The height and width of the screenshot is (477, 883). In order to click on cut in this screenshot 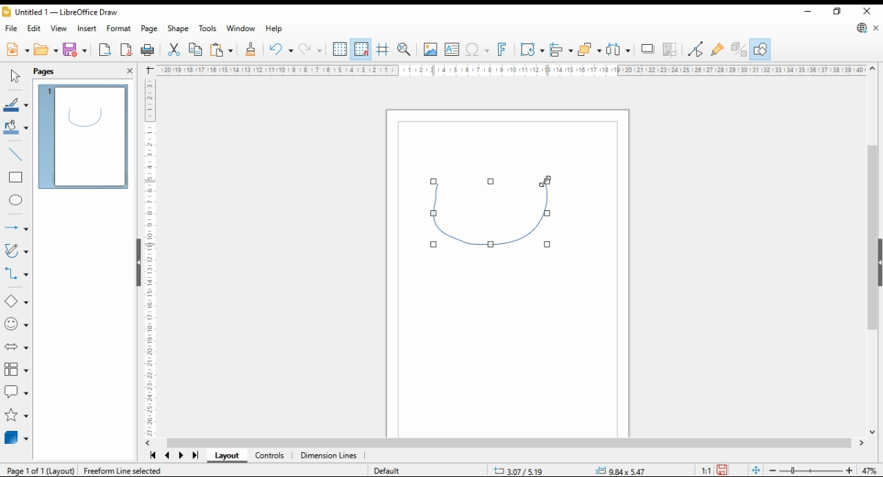, I will do `click(173, 50)`.